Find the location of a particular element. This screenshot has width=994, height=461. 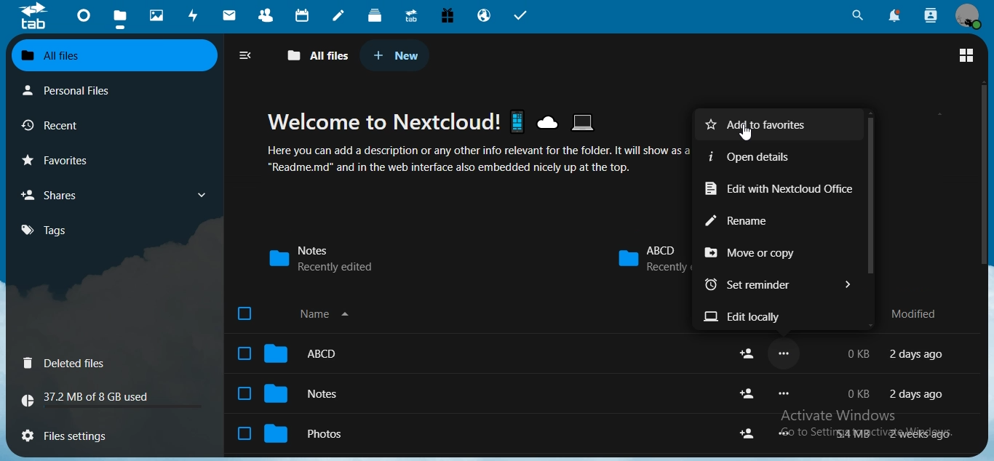

personal files is located at coordinates (68, 91).